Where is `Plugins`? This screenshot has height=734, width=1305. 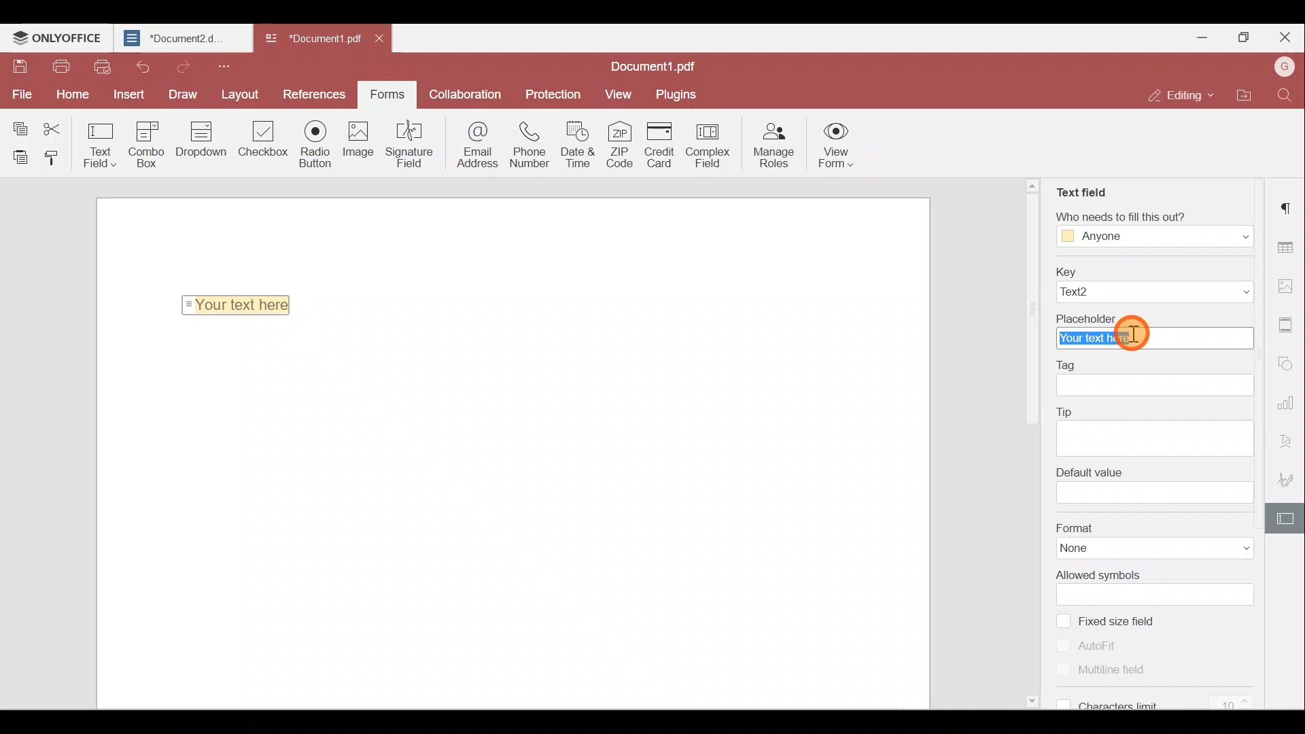
Plugins is located at coordinates (678, 94).